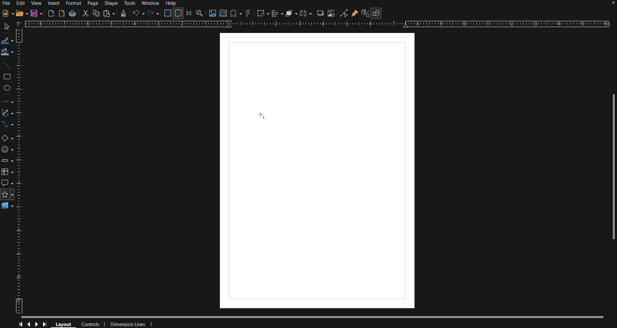 The width and height of the screenshot is (617, 328). What do you see at coordinates (9, 88) in the screenshot?
I see `Ellipse` at bounding box center [9, 88].